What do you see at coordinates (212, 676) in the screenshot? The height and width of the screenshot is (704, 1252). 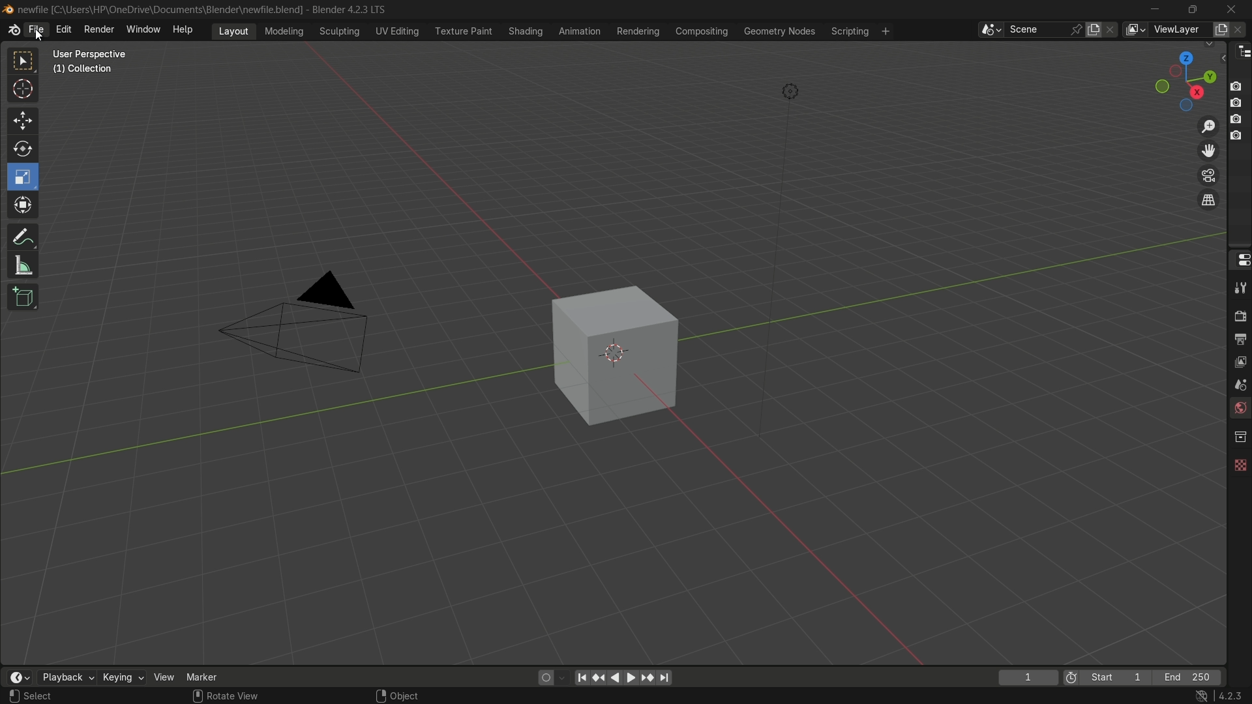 I see `marker` at bounding box center [212, 676].